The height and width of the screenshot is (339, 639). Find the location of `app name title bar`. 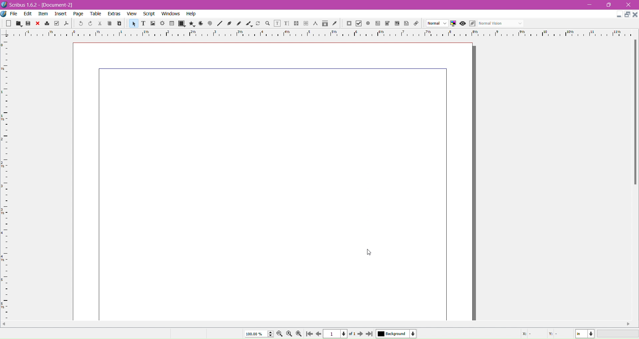

app name title bar is located at coordinates (20, 4).